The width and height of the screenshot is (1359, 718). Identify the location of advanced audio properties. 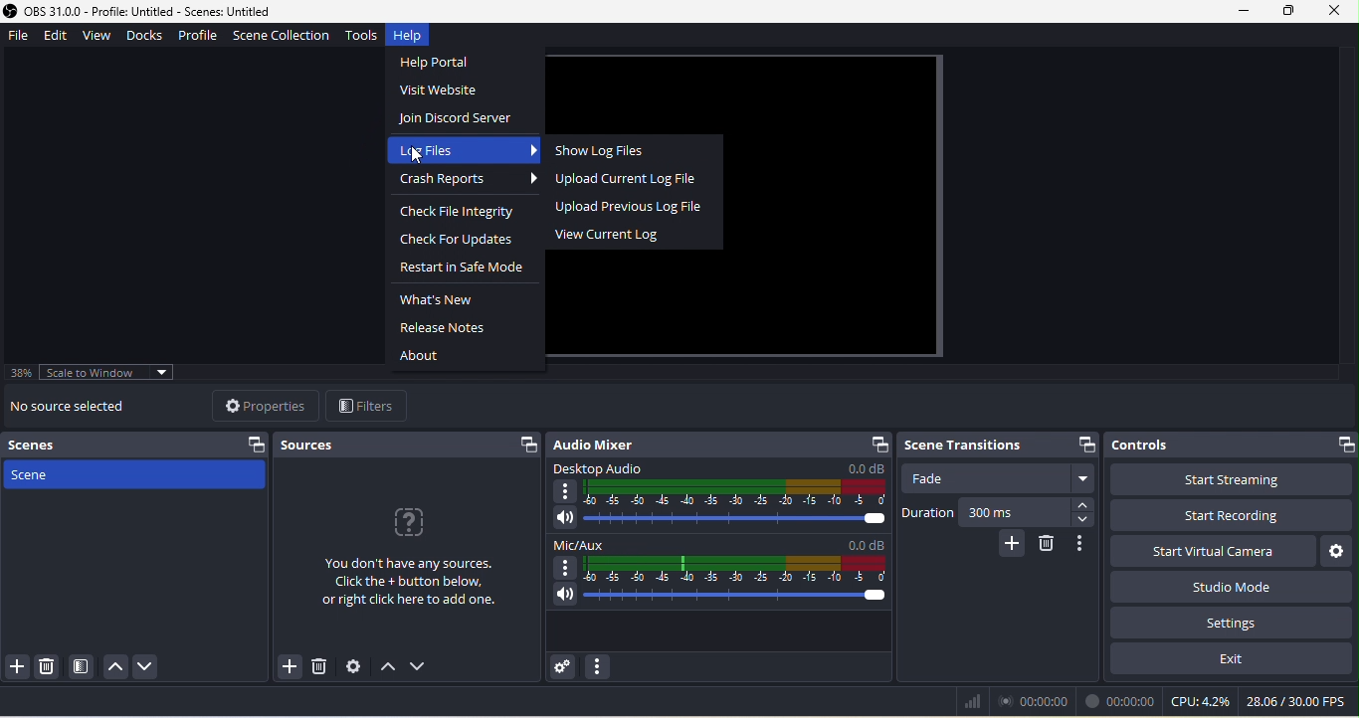
(565, 666).